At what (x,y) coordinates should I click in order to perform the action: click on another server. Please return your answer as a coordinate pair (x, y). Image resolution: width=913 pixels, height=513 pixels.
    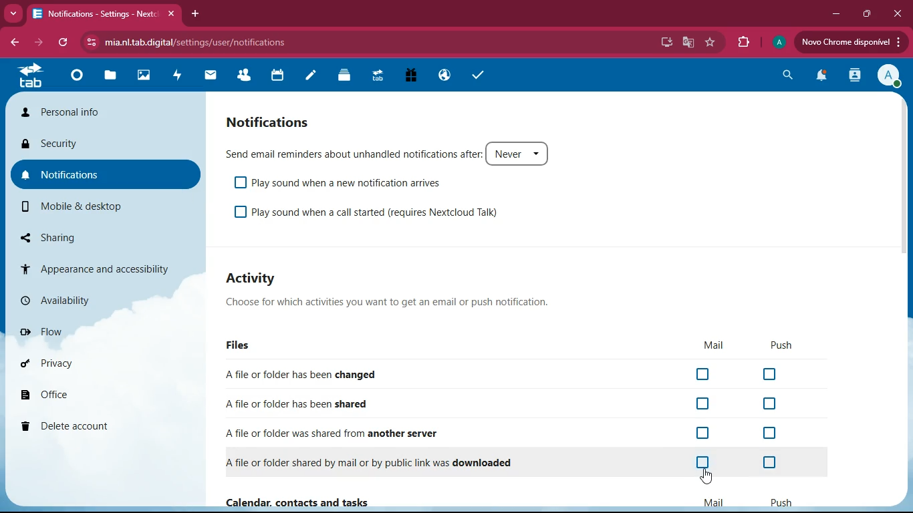
    Looking at the image, I should click on (342, 431).